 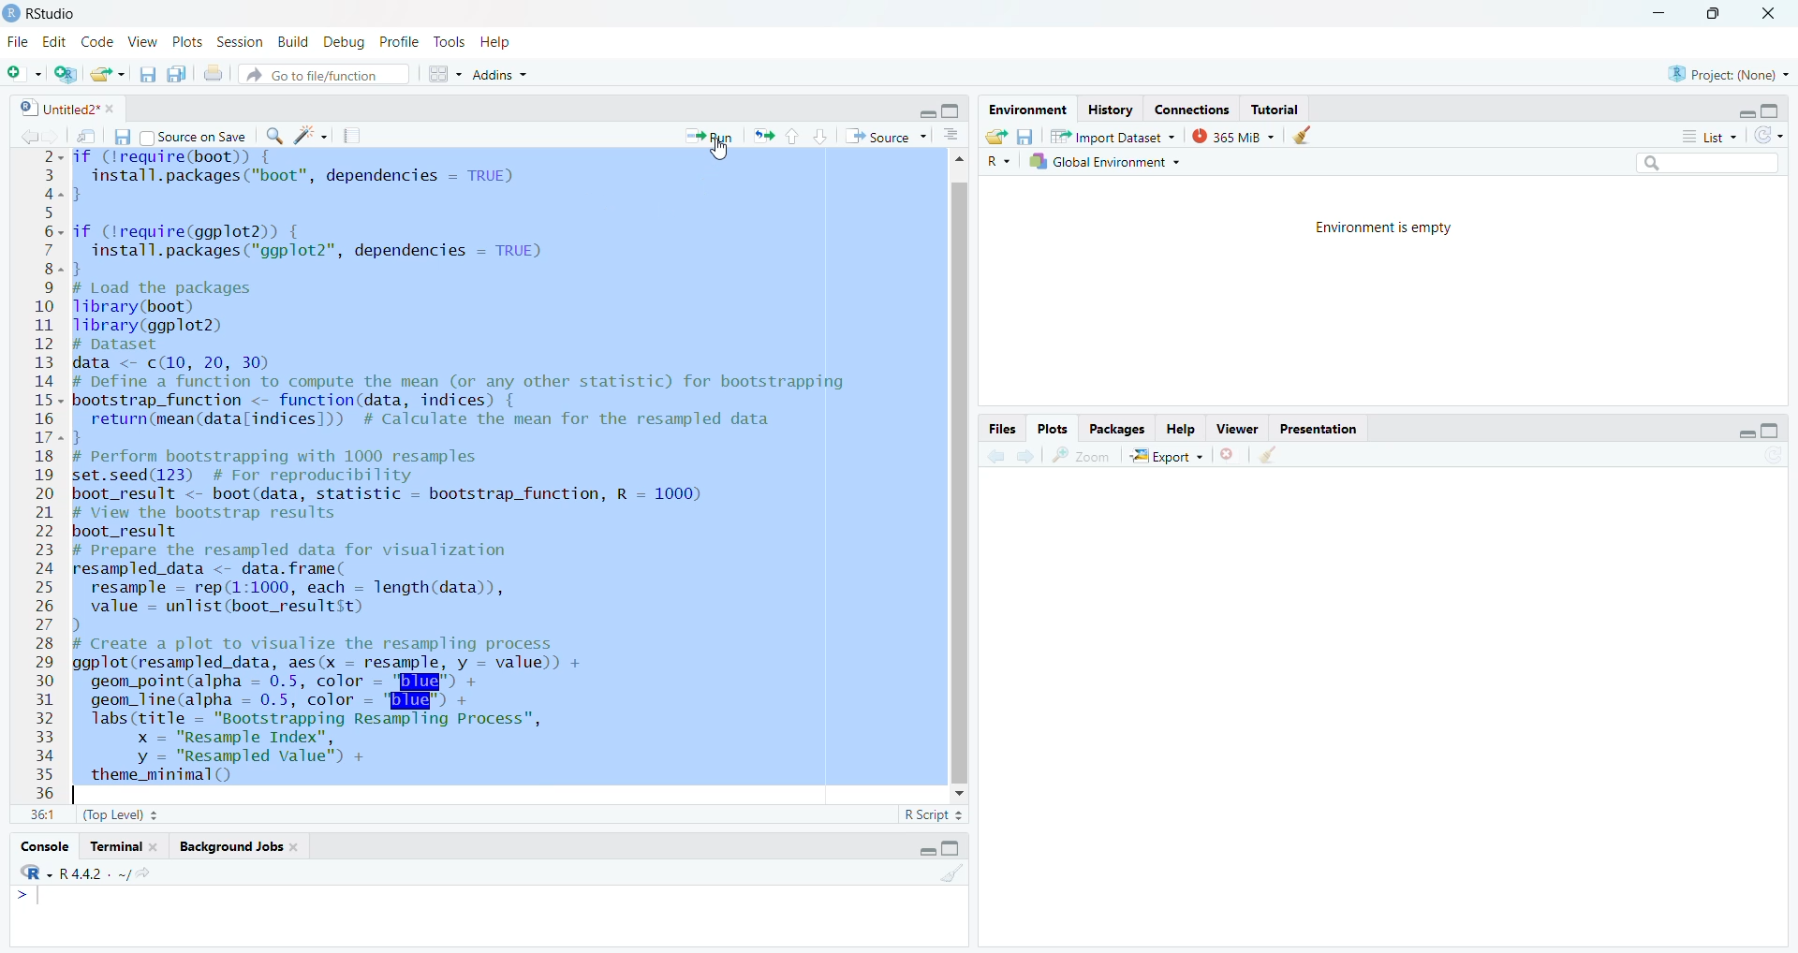 What do you see at coordinates (1772, 109) in the screenshot?
I see `hide console` at bounding box center [1772, 109].